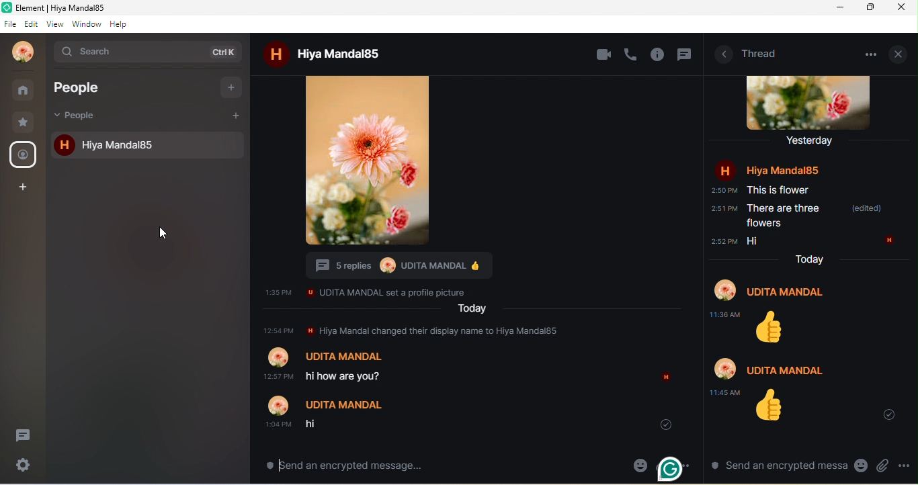 The width and height of the screenshot is (918, 485). What do you see at coordinates (87, 24) in the screenshot?
I see `window` at bounding box center [87, 24].